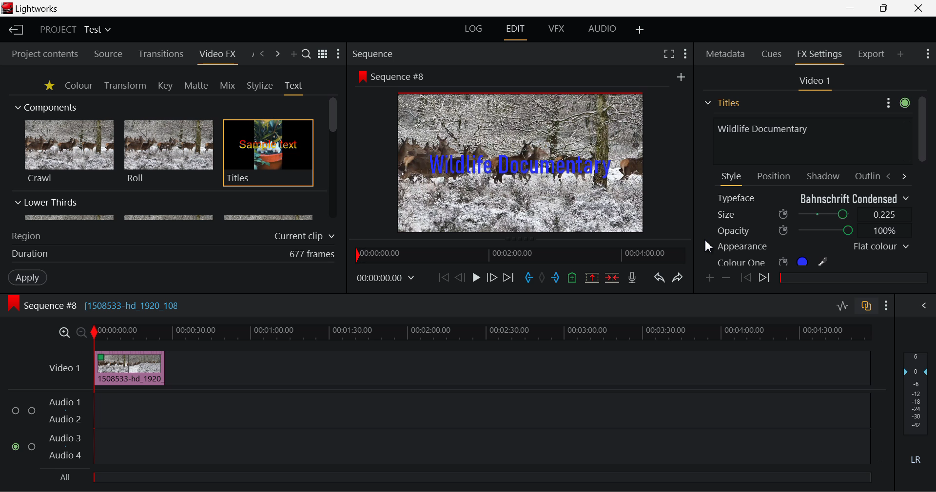  What do you see at coordinates (872, 54) in the screenshot?
I see `Export` at bounding box center [872, 54].